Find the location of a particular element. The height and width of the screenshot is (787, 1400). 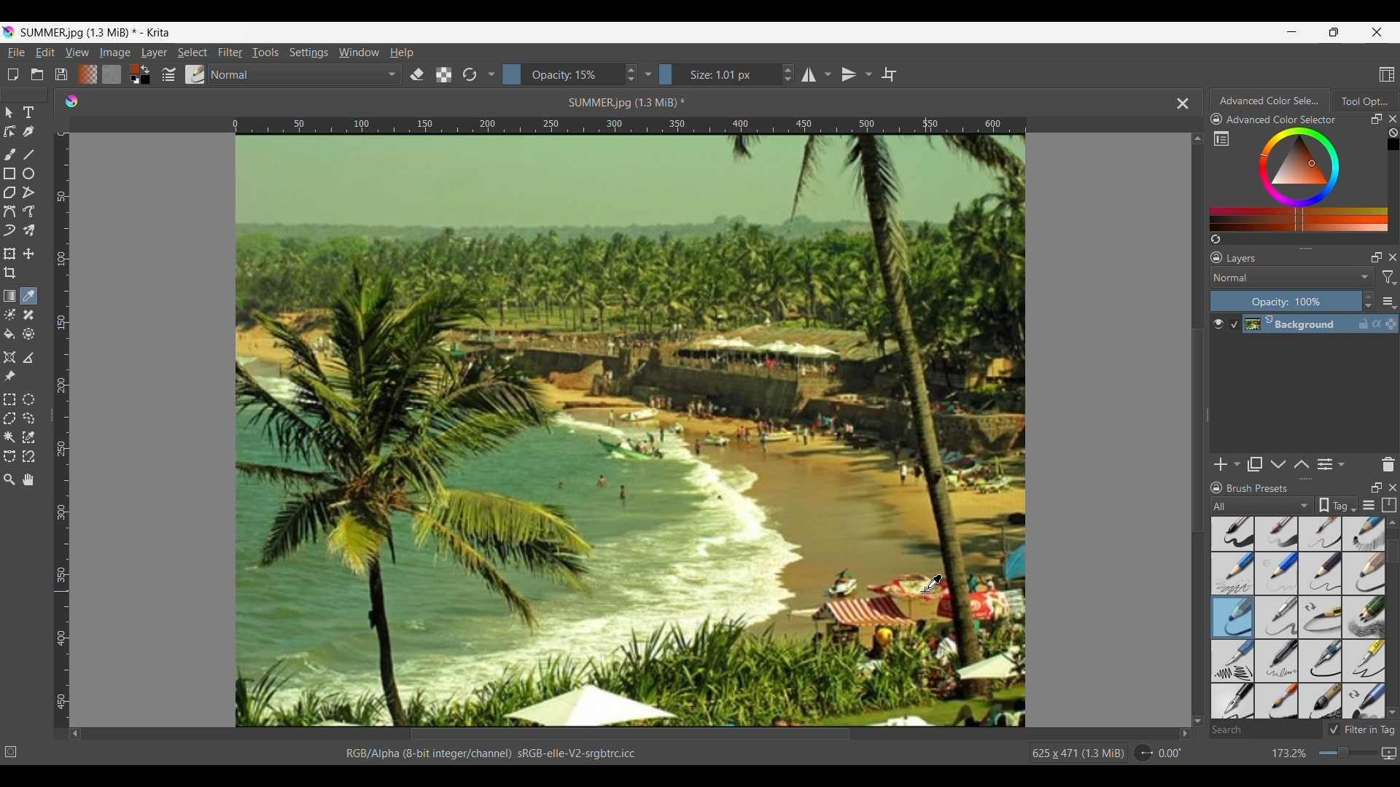

Display settings is located at coordinates (1369, 505).